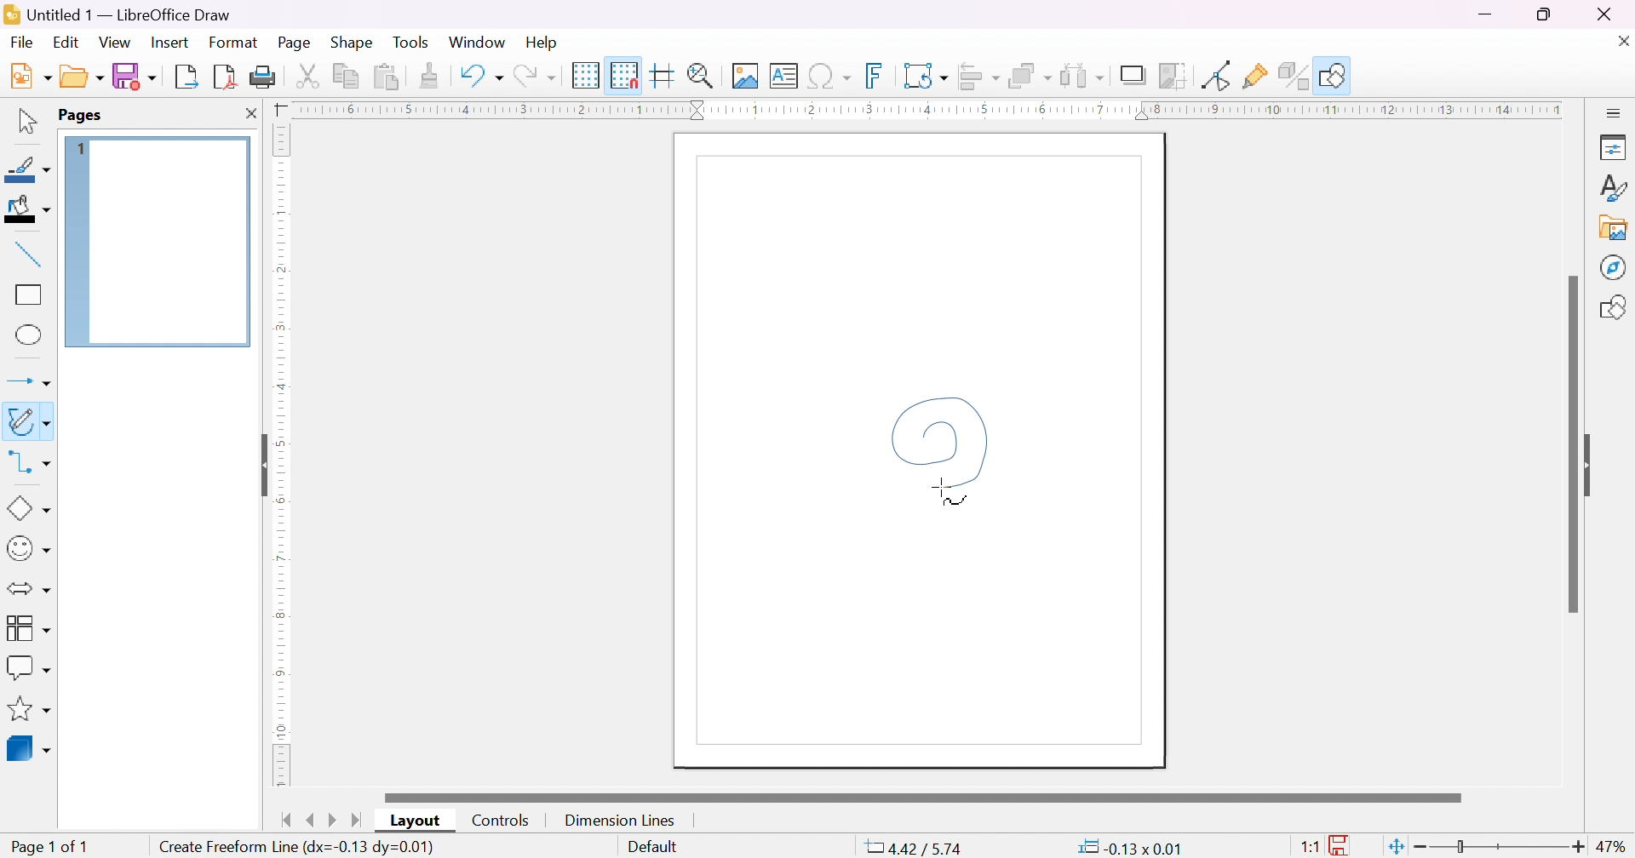 The width and height of the screenshot is (1635, 858). What do you see at coordinates (481, 76) in the screenshot?
I see `undo` at bounding box center [481, 76].